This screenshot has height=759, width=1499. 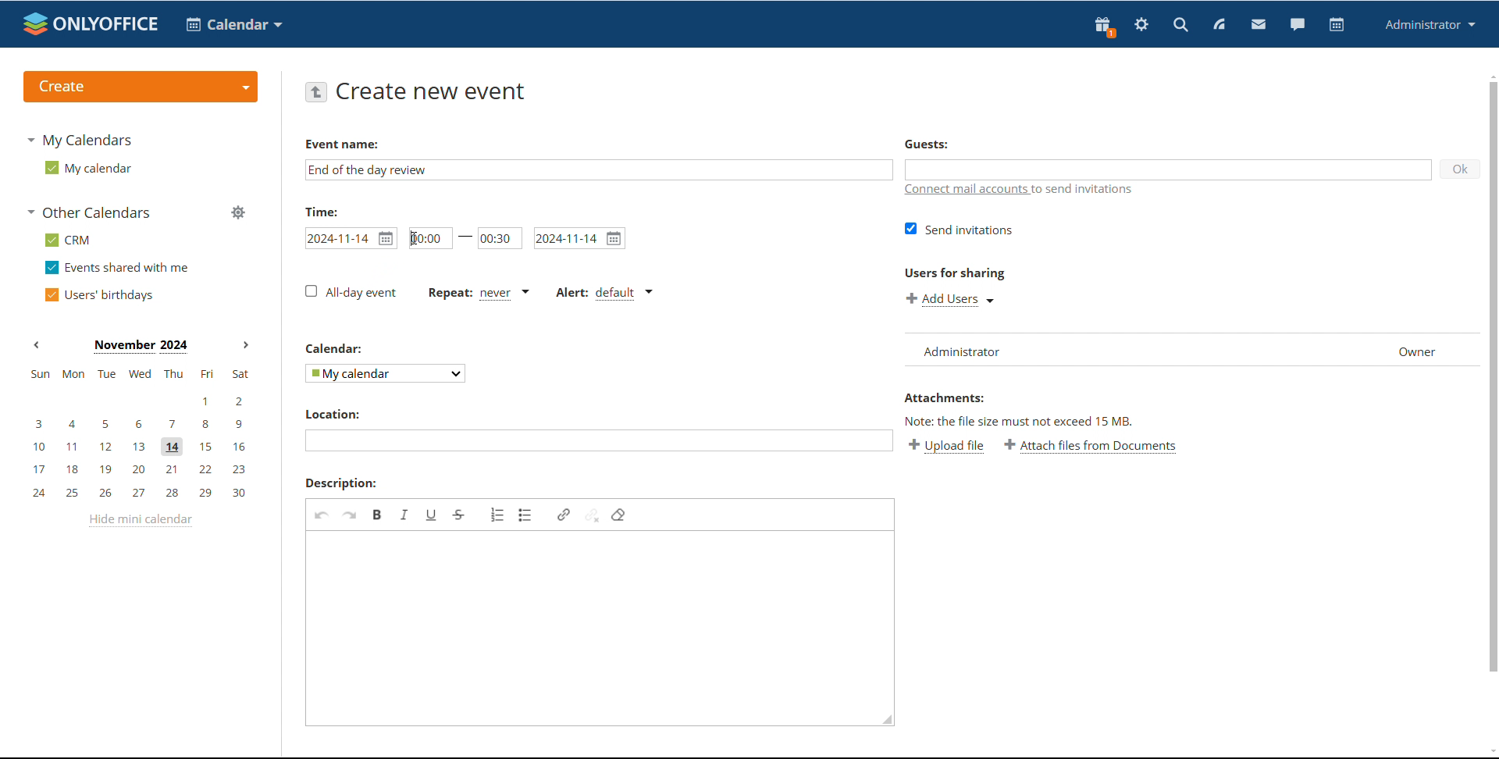 What do you see at coordinates (87, 168) in the screenshot?
I see `my calendar` at bounding box center [87, 168].